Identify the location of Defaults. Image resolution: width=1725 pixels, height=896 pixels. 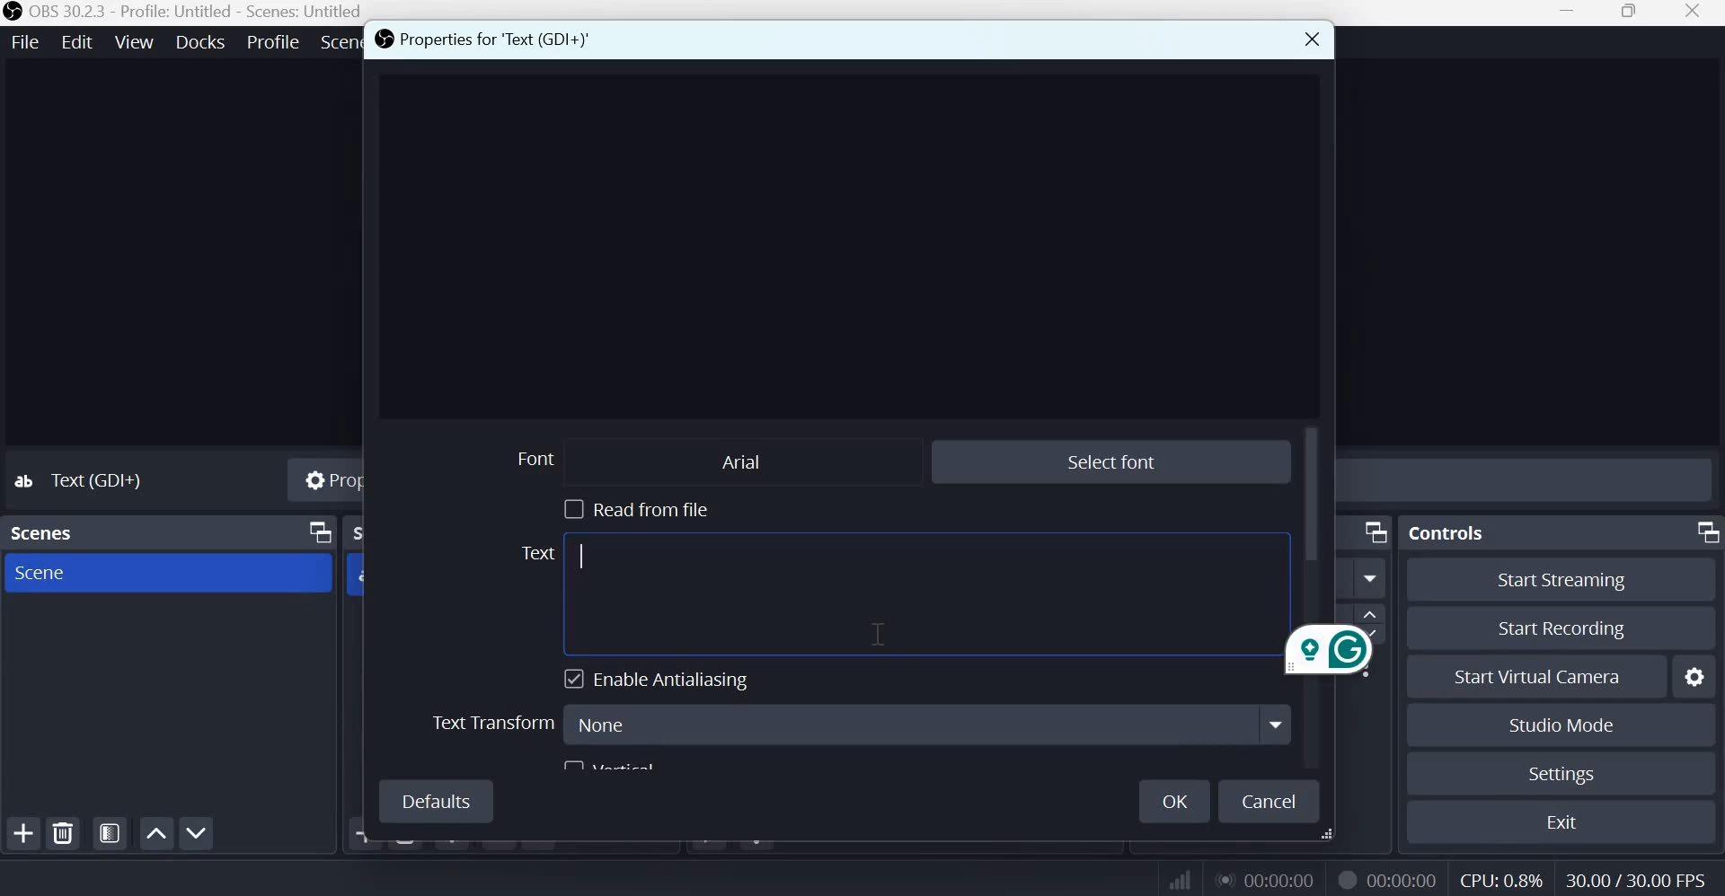
(435, 801).